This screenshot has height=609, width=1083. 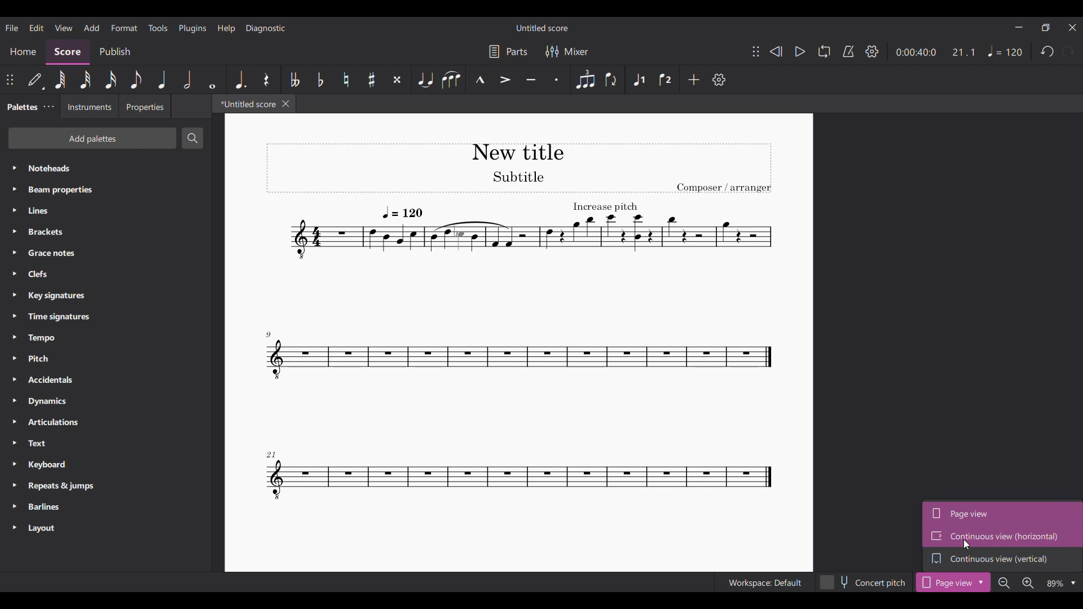 I want to click on Palettes, so click(x=21, y=106).